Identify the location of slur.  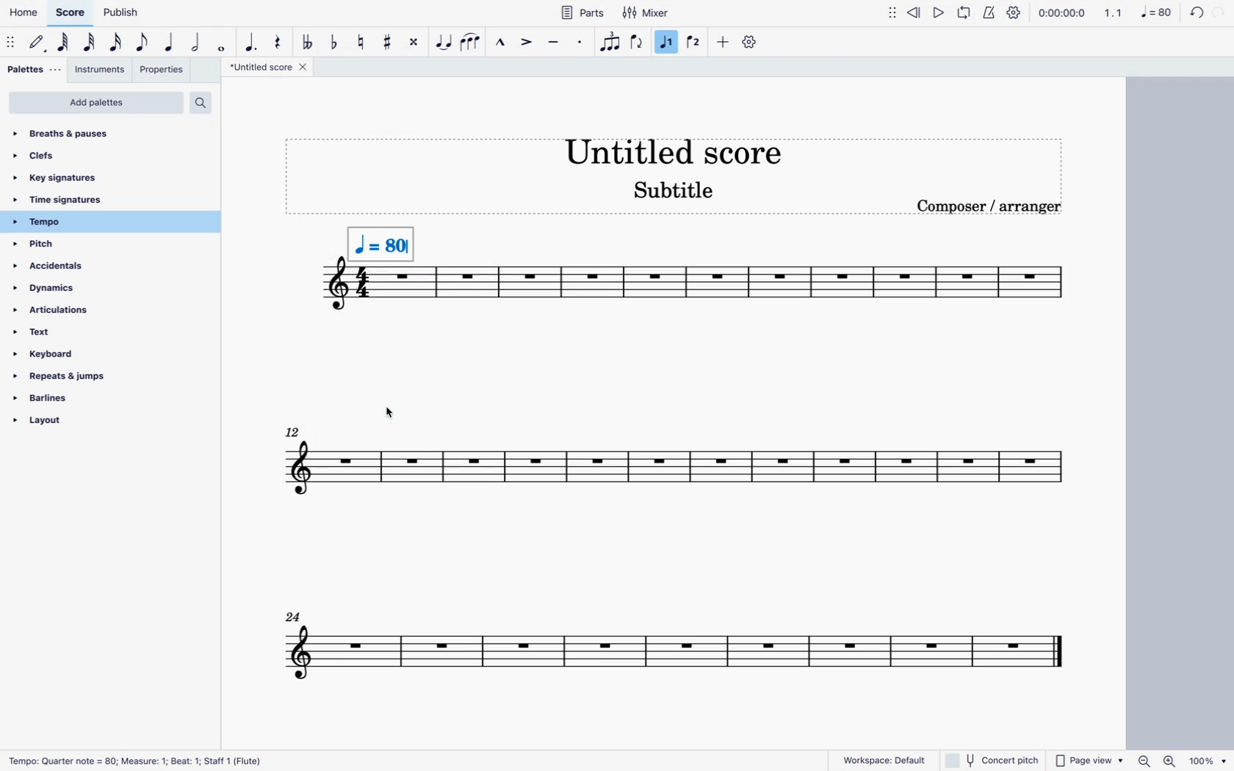
(470, 43).